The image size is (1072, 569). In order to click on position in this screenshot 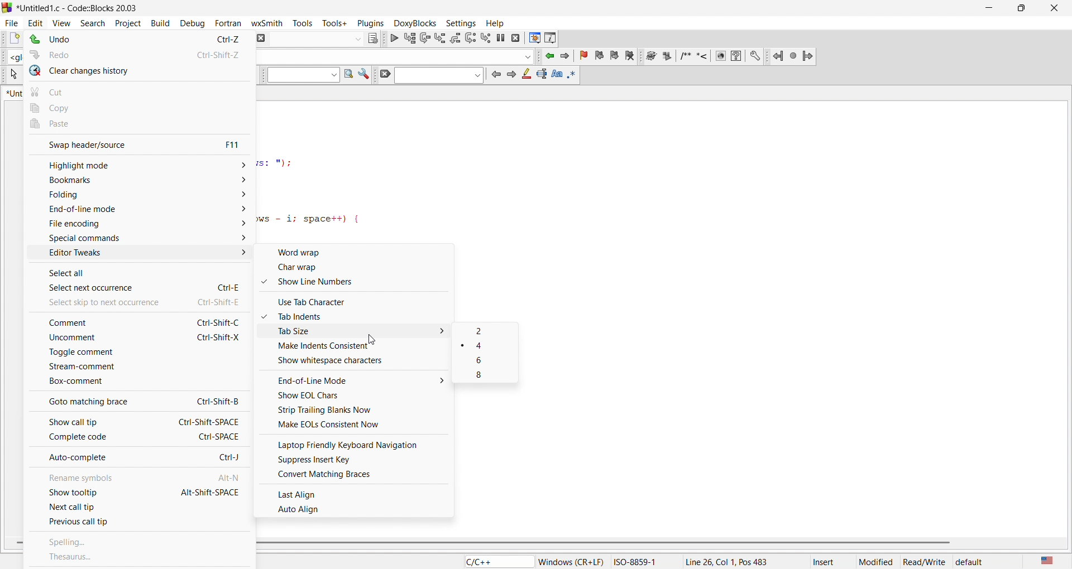, I will do `click(737, 561)`.